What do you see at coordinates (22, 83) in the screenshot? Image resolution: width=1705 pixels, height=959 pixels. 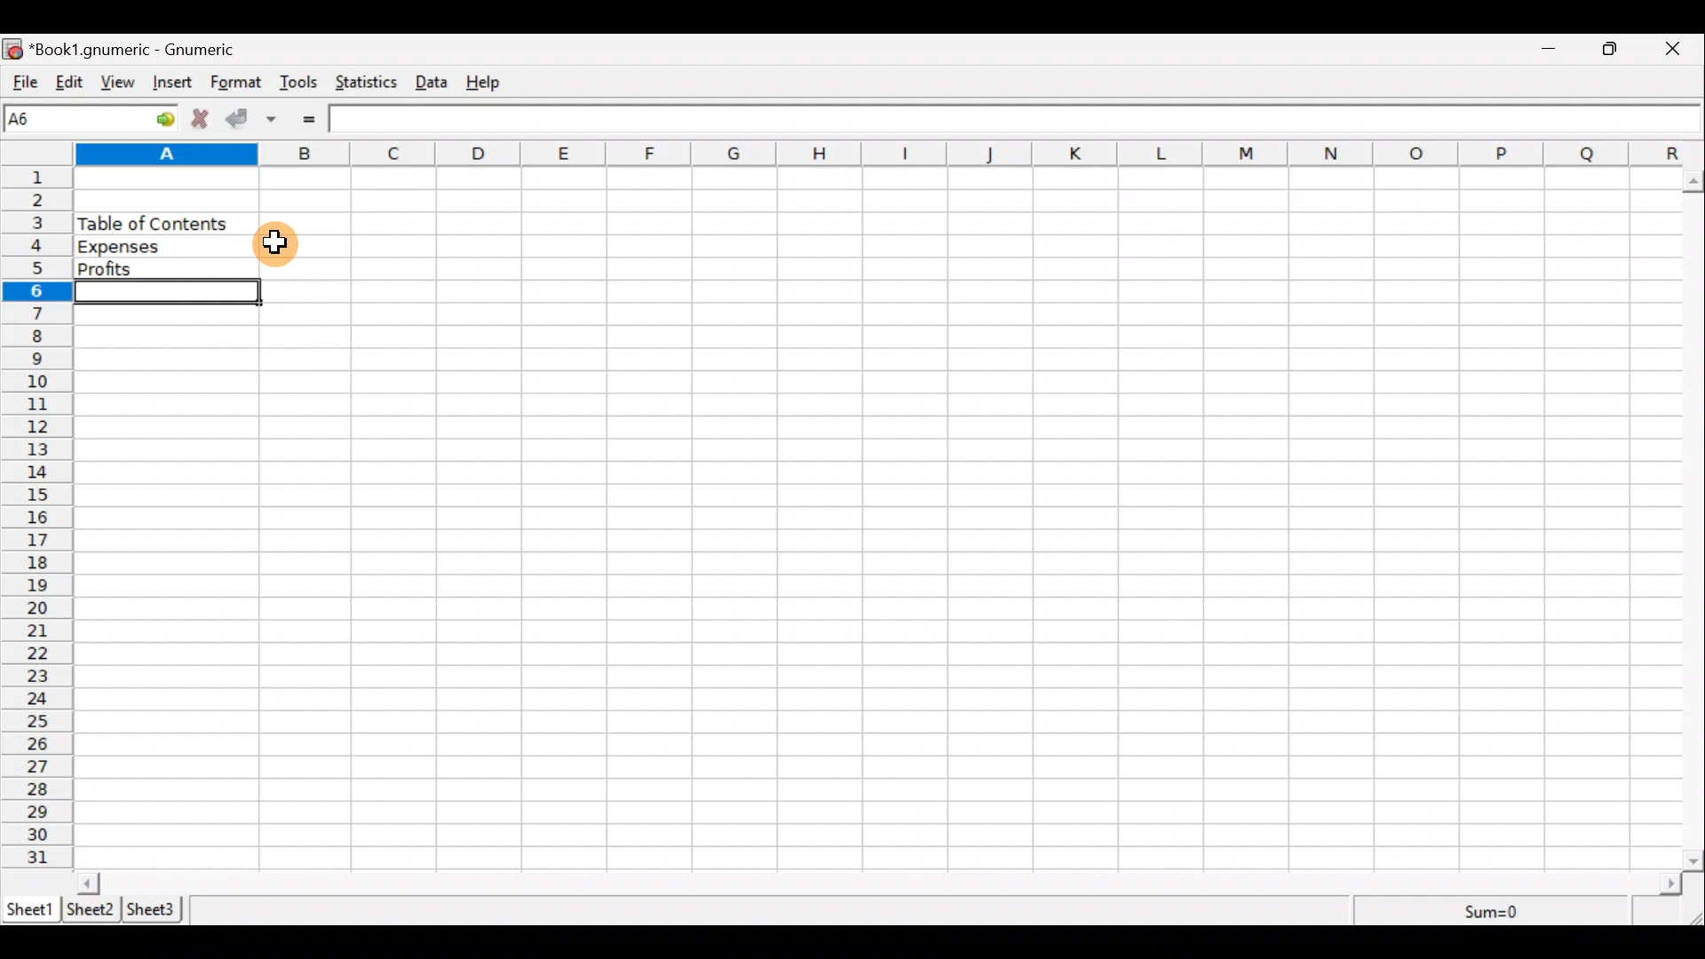 I see `File` at bounding box center [22, 83].